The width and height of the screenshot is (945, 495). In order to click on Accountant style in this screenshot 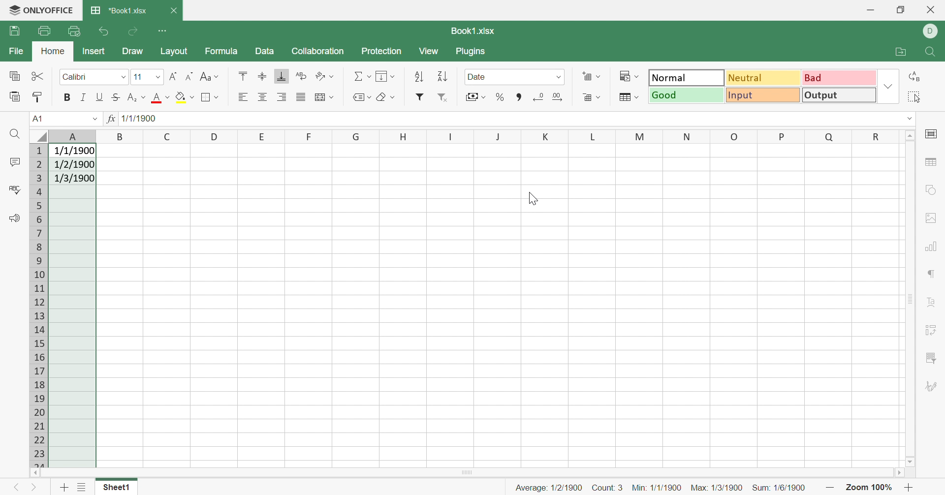, I will do `click(476, 96)`.